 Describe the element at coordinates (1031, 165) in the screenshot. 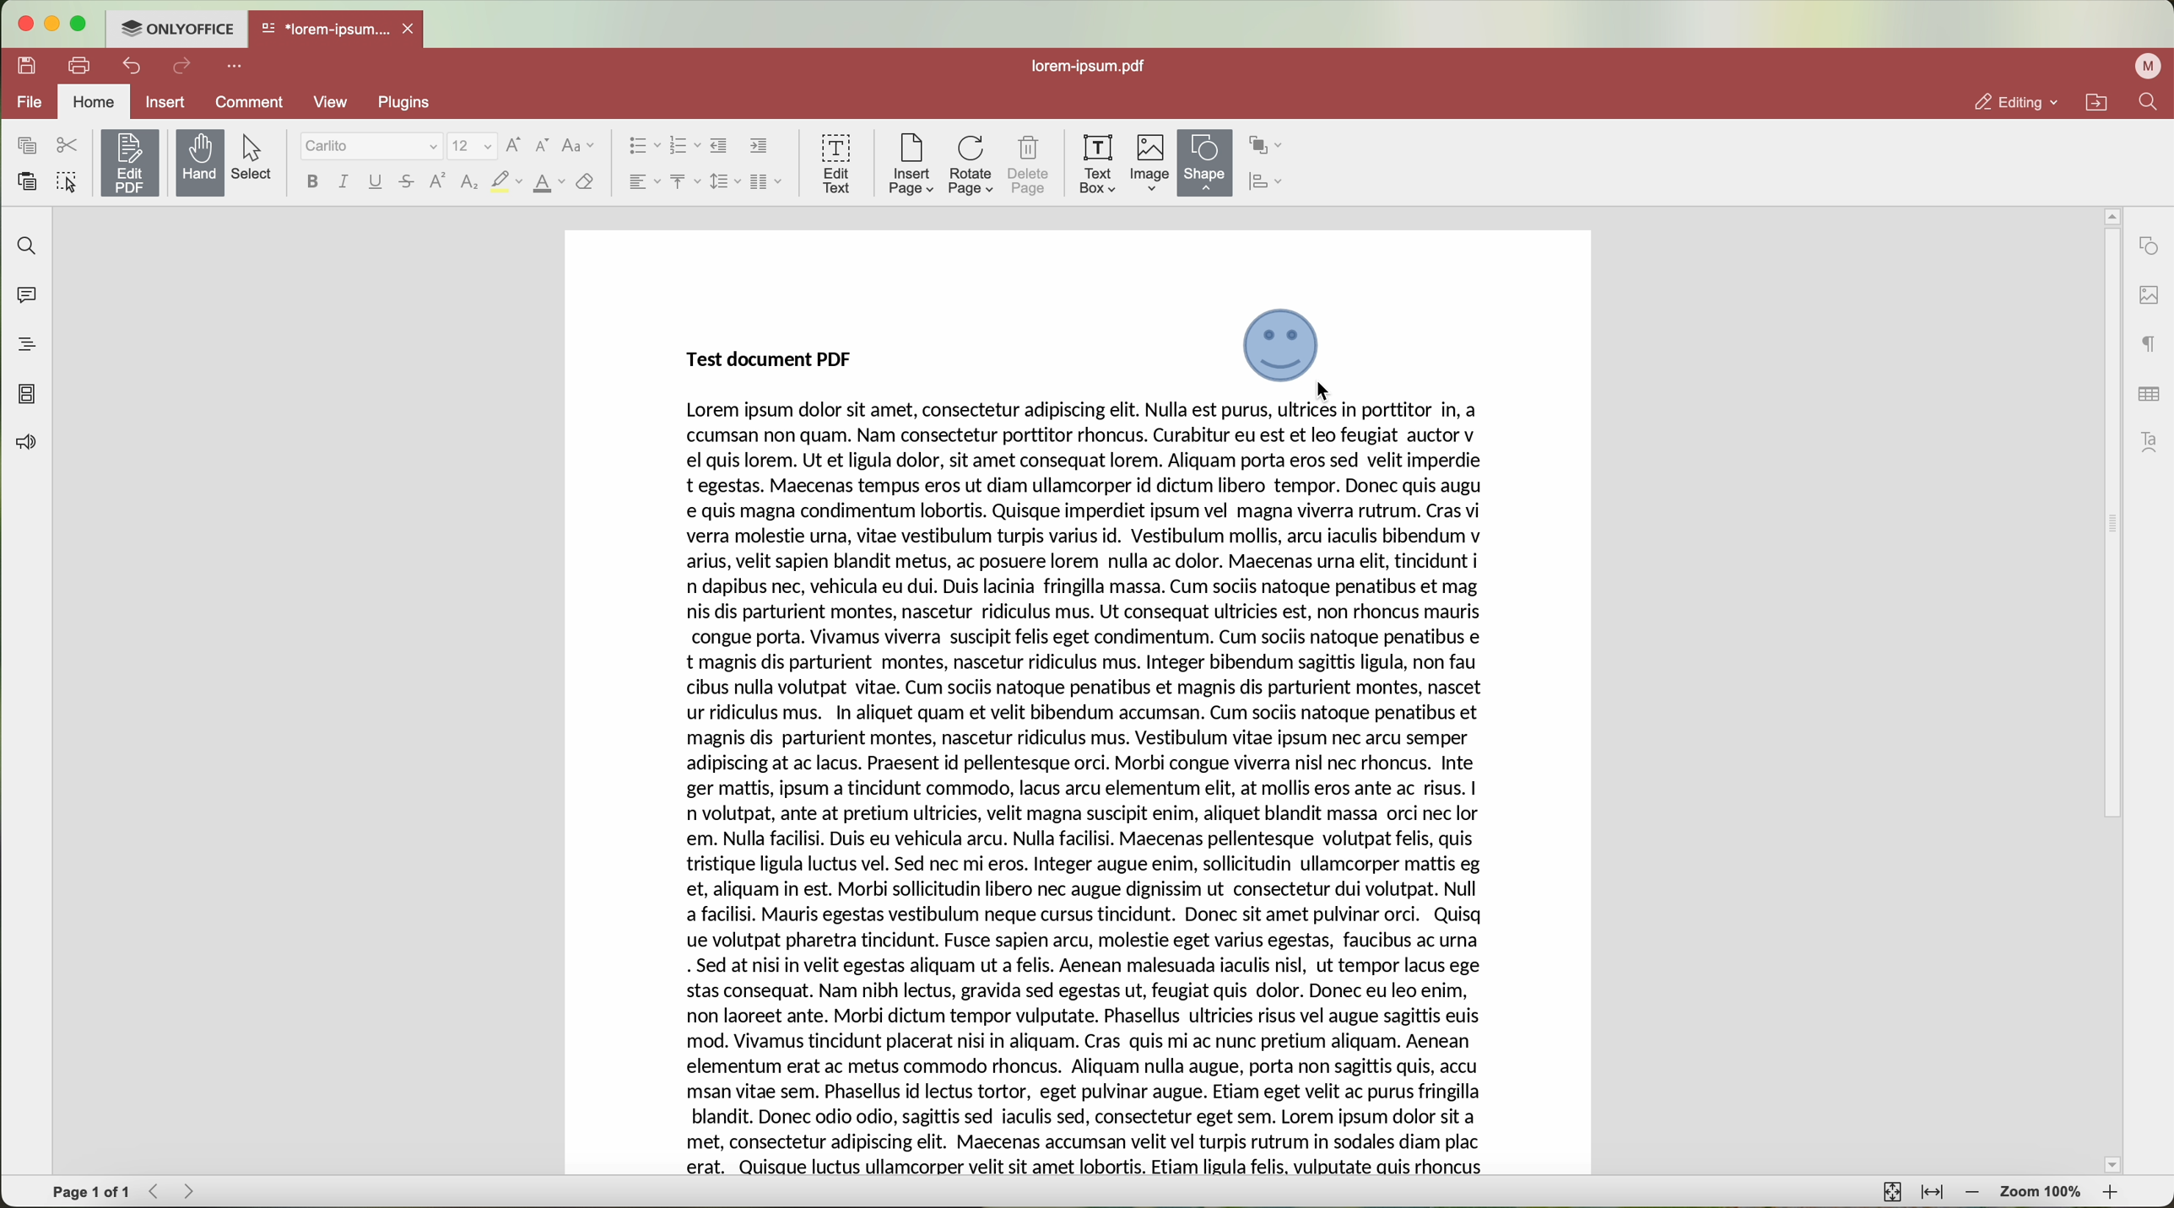

I see `delete page` at that location.